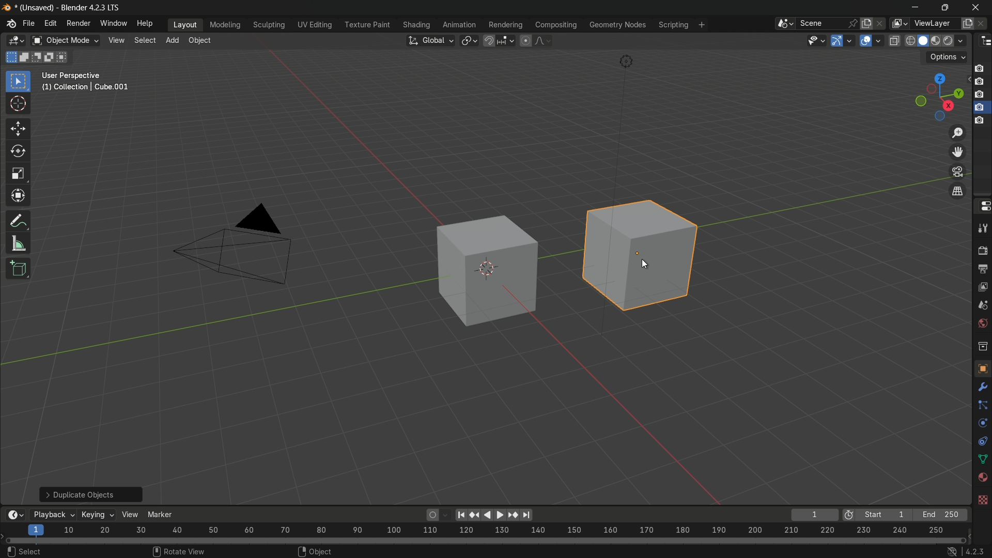  Describe the element at coordinates (958, 172) in the screenshot. I see `toggle camera view` at that location.